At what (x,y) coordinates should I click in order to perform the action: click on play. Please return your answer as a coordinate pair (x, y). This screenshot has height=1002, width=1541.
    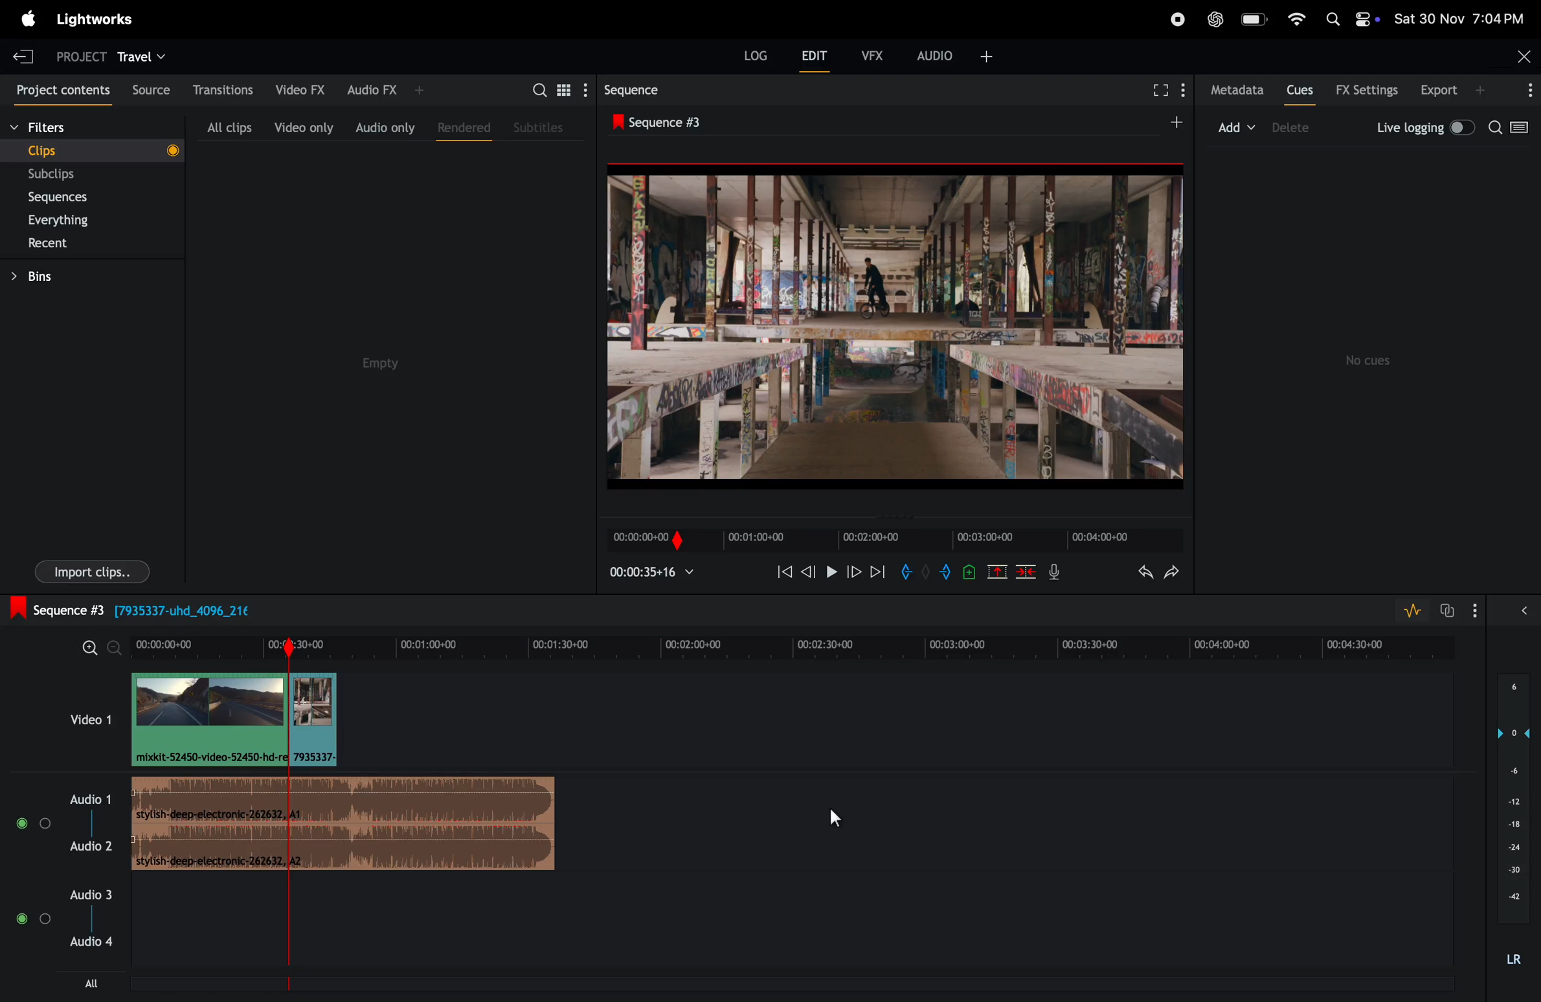
    Looking at the image, I should click on (829, 573).